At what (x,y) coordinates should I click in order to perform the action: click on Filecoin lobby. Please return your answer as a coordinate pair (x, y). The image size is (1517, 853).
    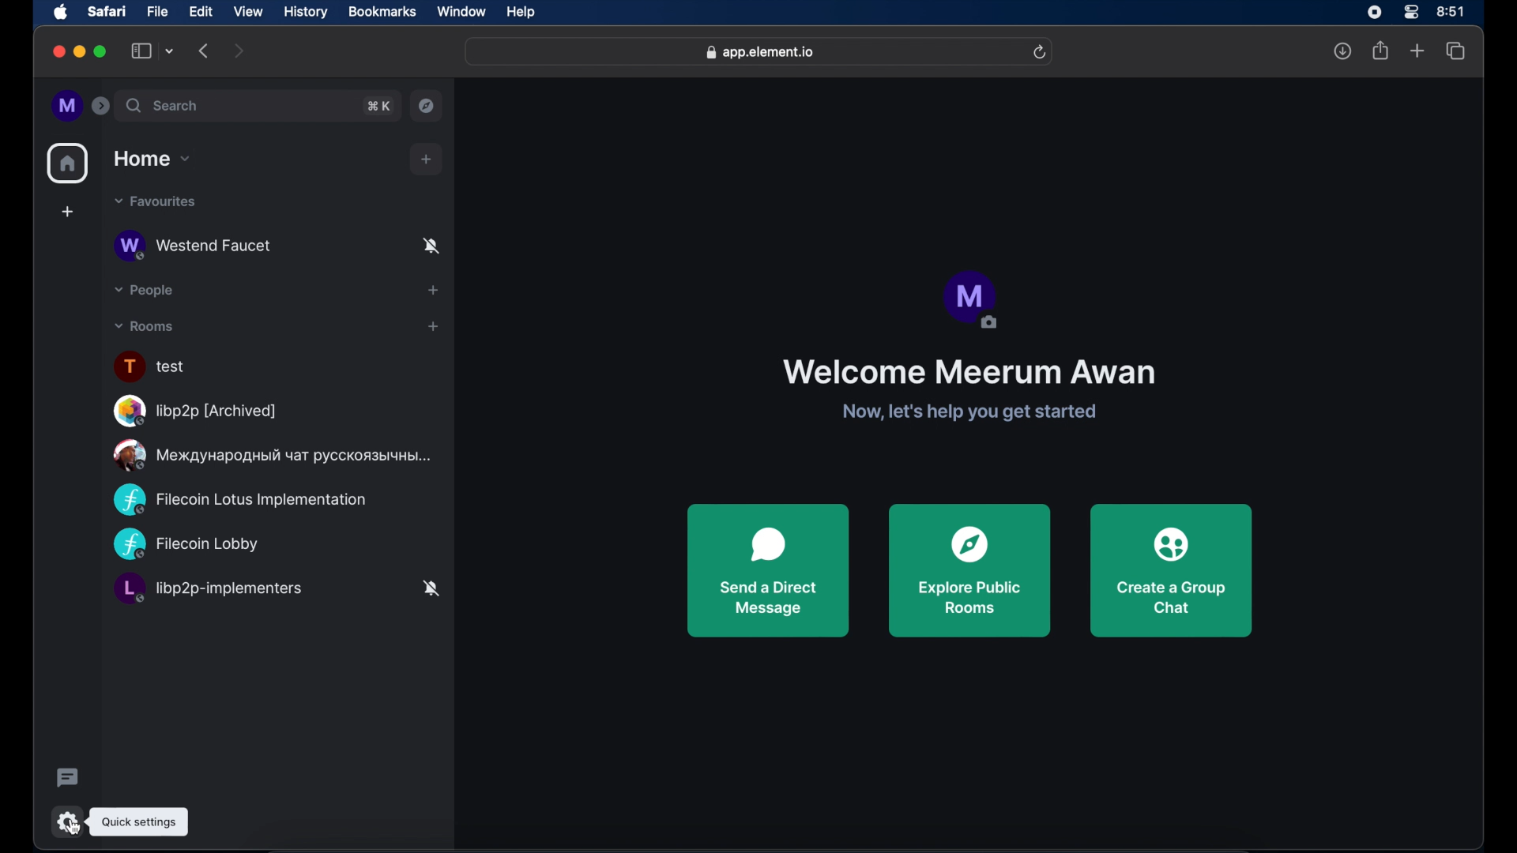
    Looking at the image, I should click on (189, 543).